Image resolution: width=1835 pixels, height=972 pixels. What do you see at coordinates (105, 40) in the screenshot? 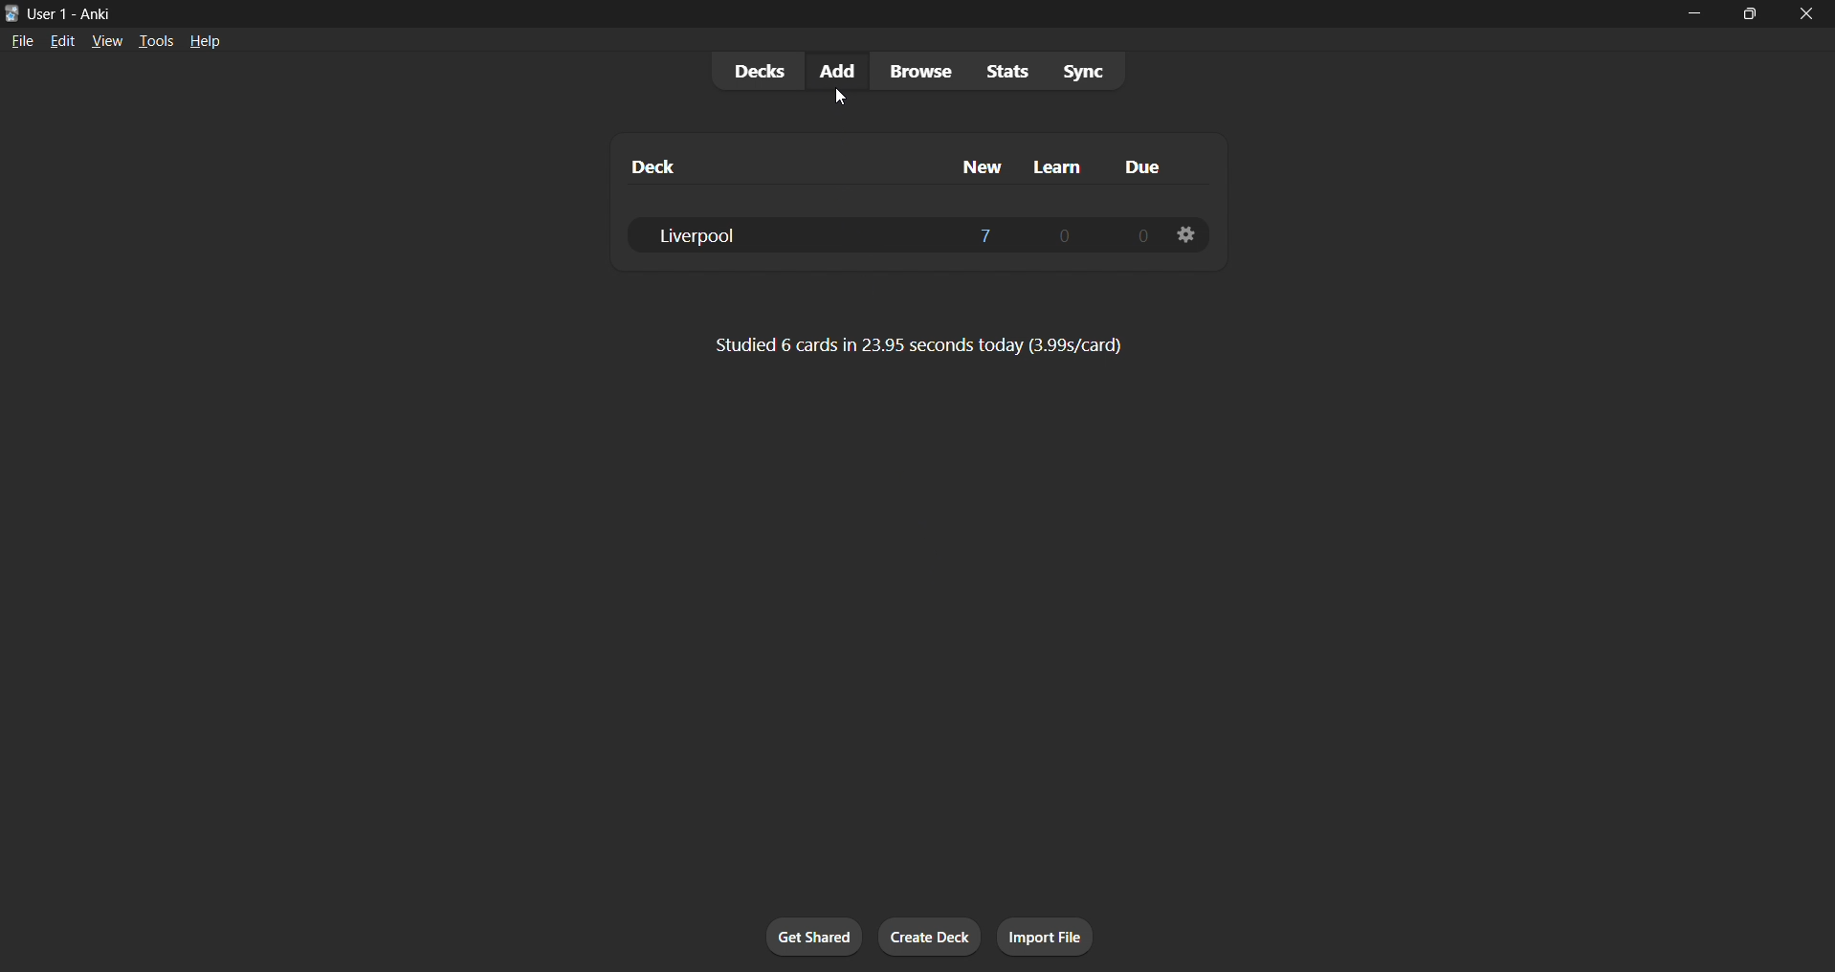
I see `view` at bounding box center [105, 40].